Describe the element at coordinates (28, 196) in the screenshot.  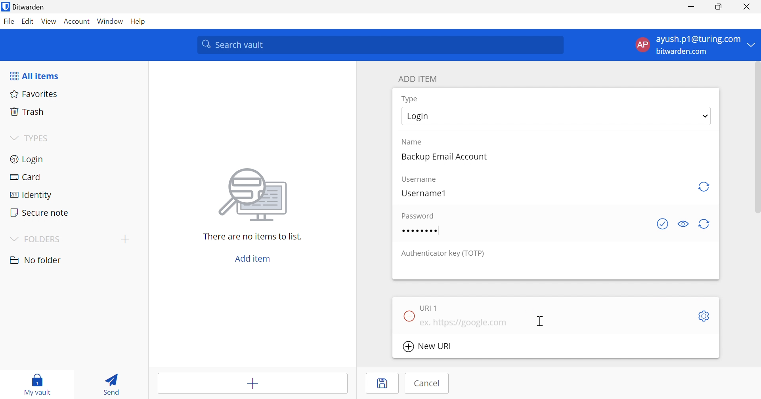
I see `Identity` at that location.